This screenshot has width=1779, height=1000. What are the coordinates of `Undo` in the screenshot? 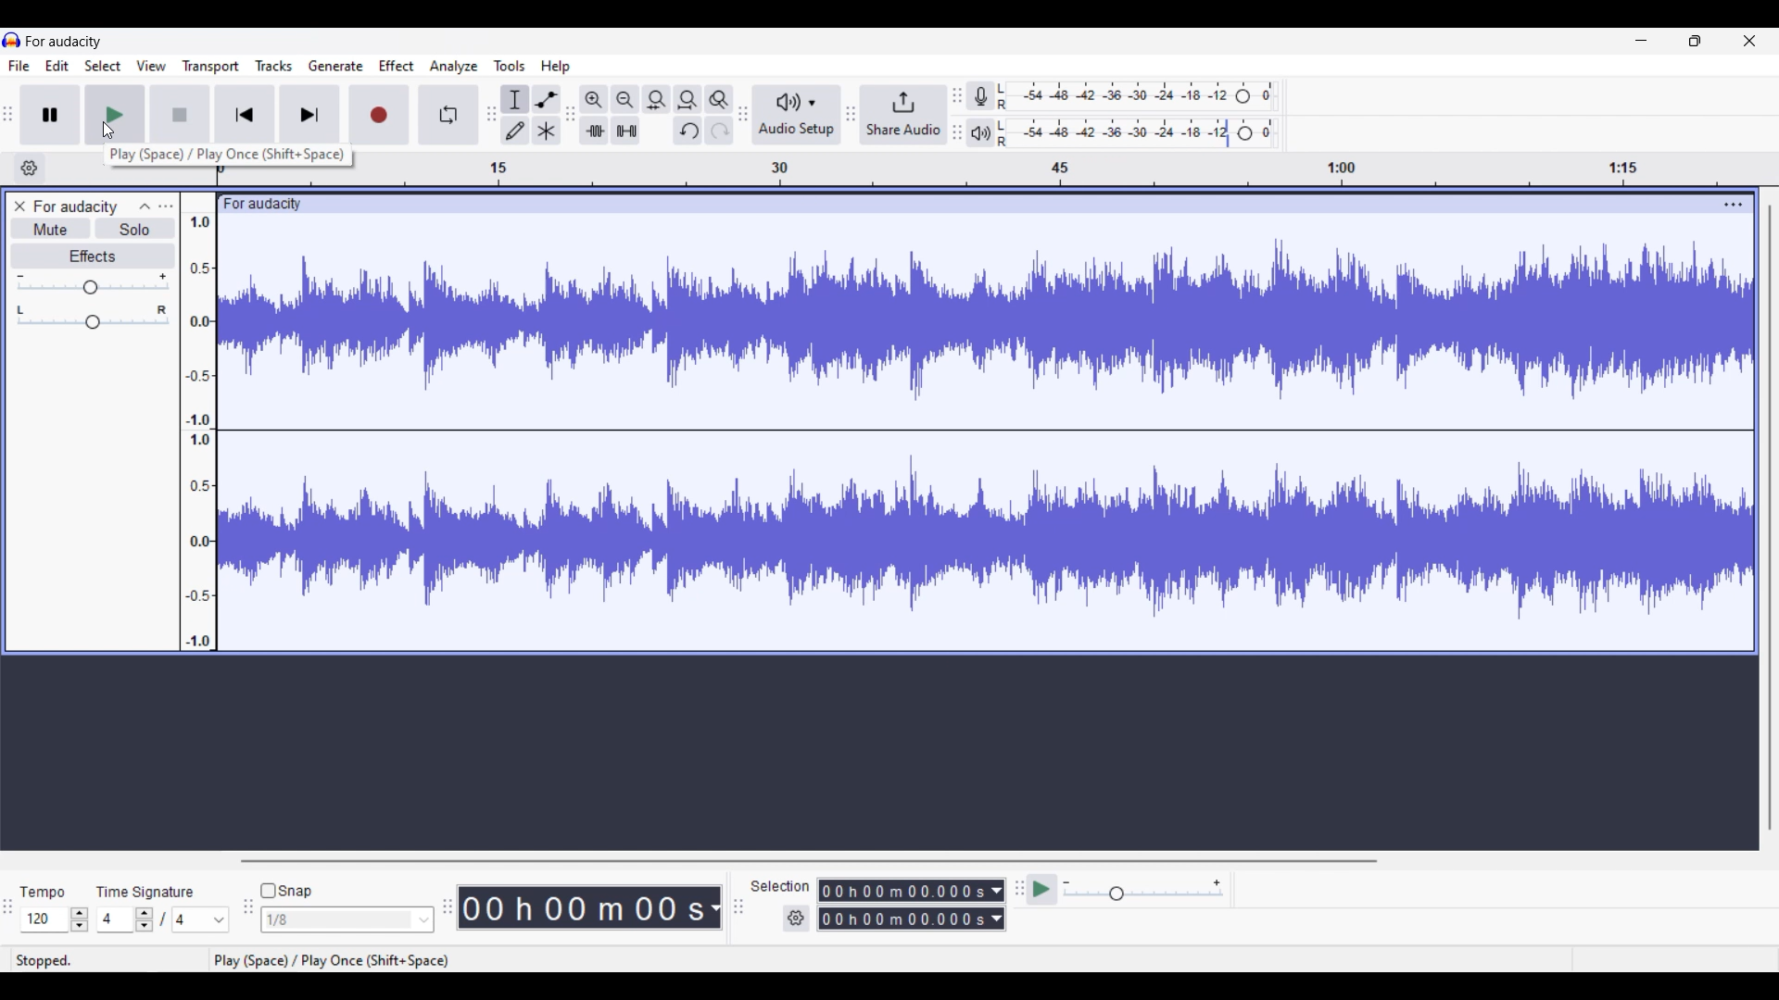 It's located at (688, 131).